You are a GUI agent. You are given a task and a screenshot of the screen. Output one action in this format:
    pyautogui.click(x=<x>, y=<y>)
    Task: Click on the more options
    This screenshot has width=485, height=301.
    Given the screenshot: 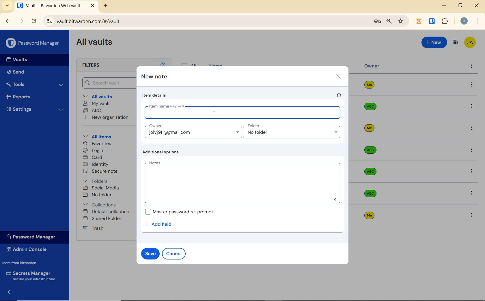 What is the action you would take?
    pyautogui.click(x=472, y=85)
    